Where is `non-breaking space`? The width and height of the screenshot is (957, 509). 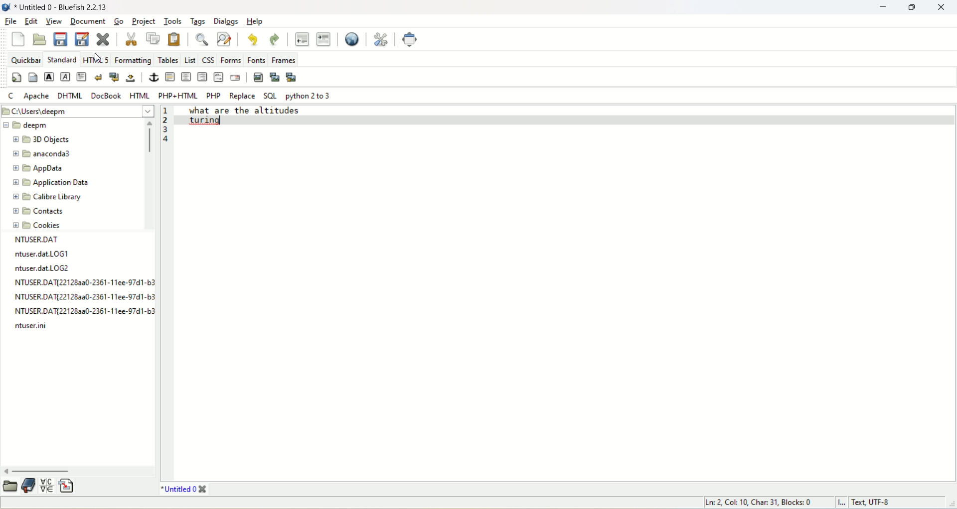 non-breaking space is located at coordinates (131, 78).